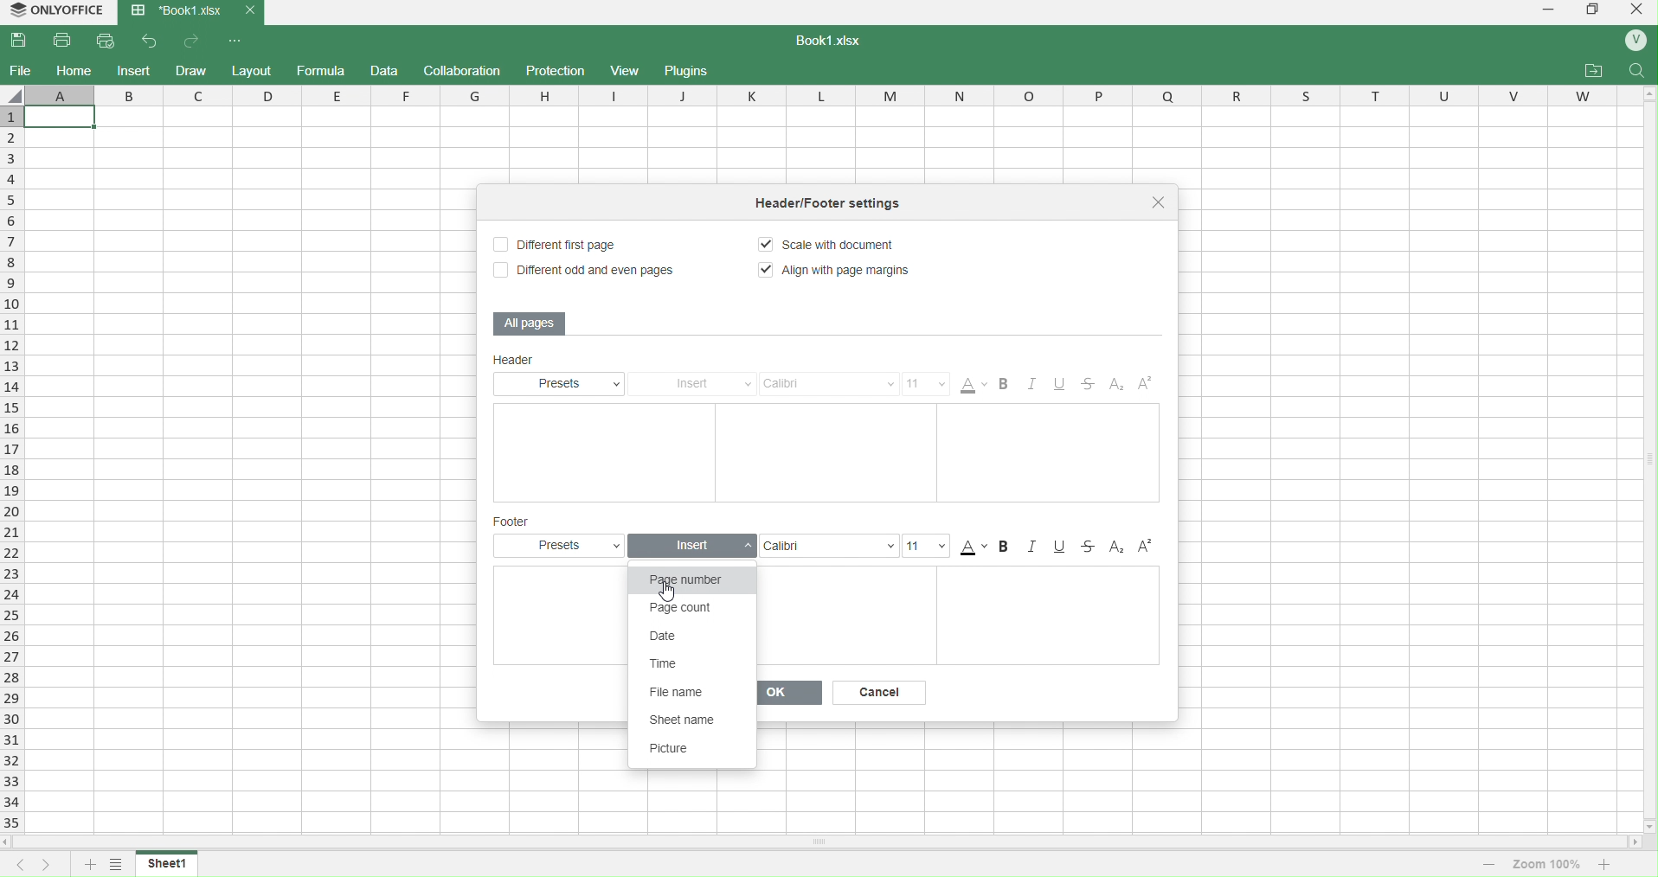  What do you see at coordinates (564, 383) in the screenshot?
I see `Presets` at bounding box center [564, 383].